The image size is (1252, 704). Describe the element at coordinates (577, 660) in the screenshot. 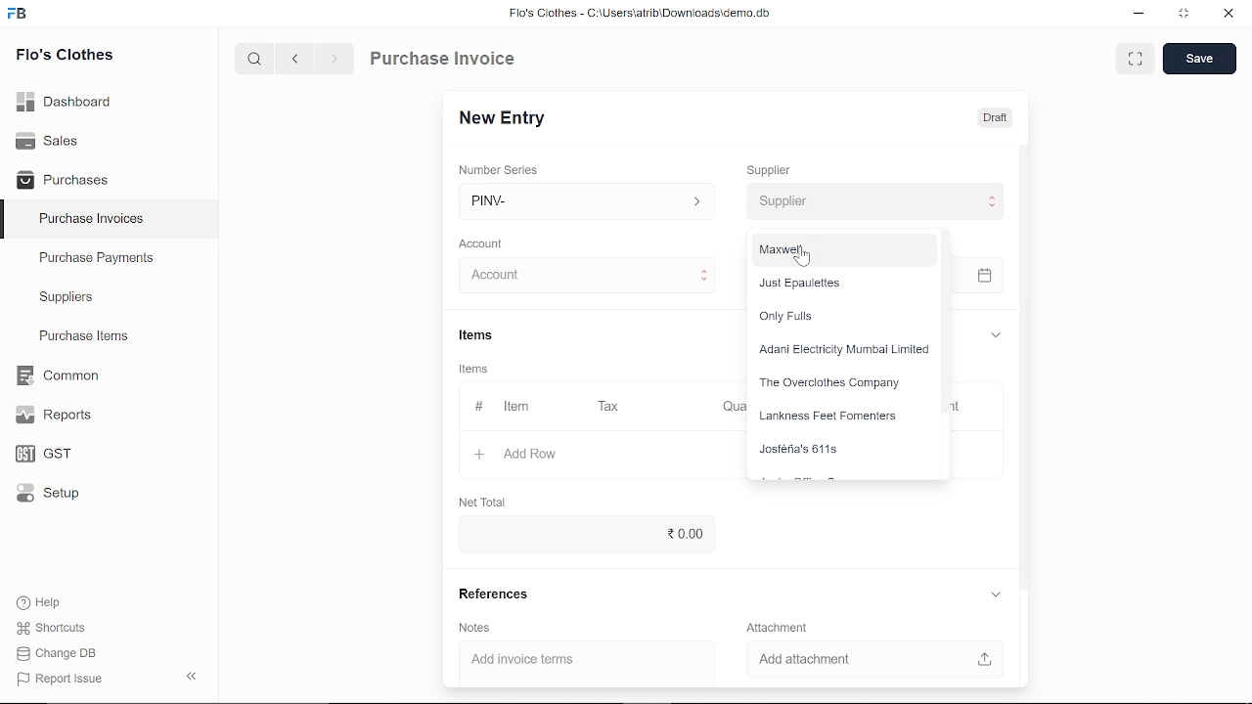

I see `Add invoice terms` at that location.